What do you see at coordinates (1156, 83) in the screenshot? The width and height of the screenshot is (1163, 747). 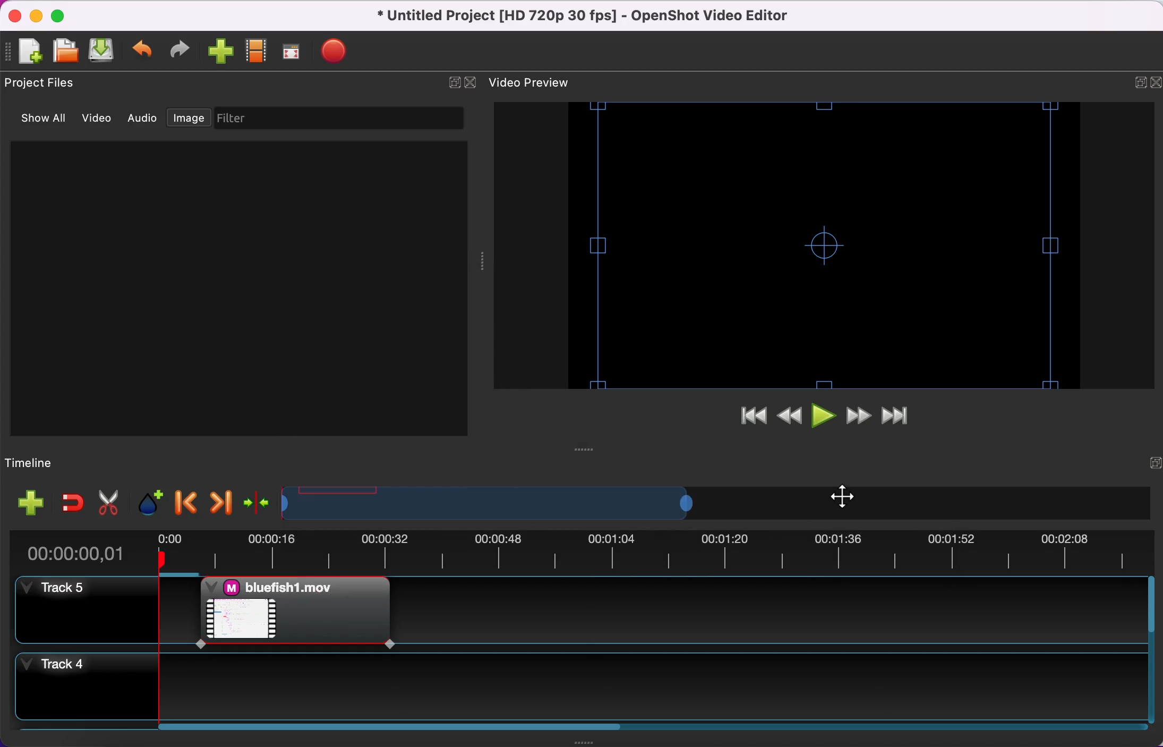 I see `close` at bounding box center [1156, 83].